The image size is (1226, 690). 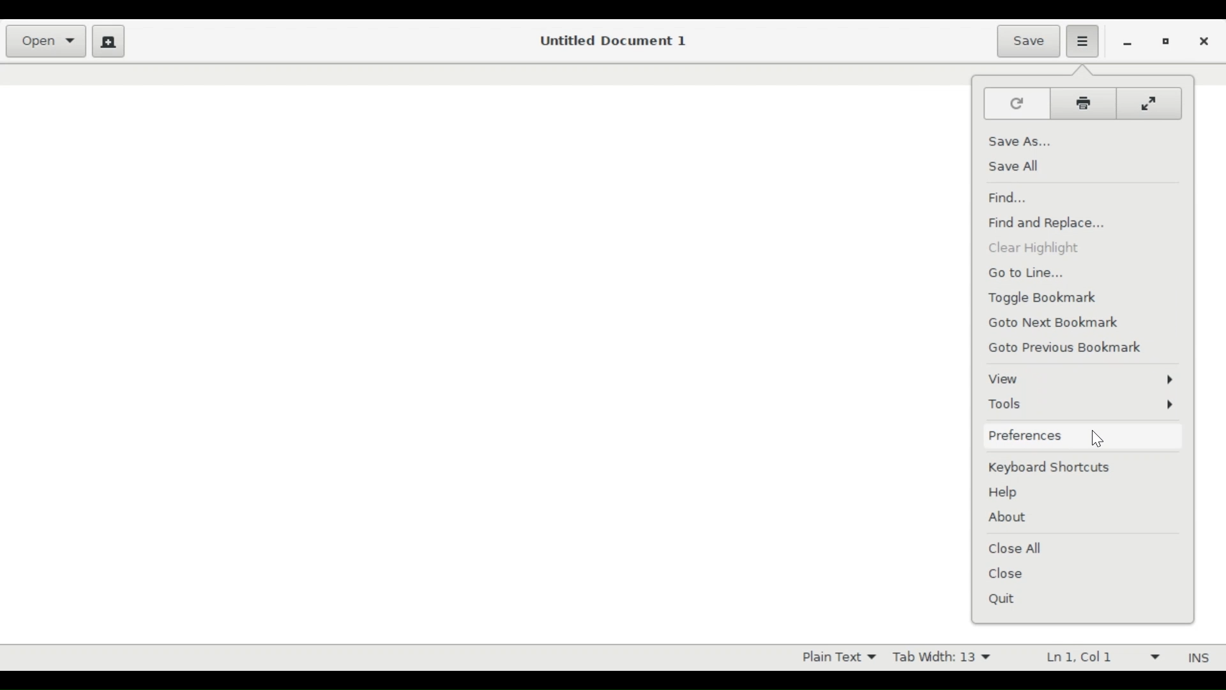 I want to click on Save All, so click(x=1013, y=166).